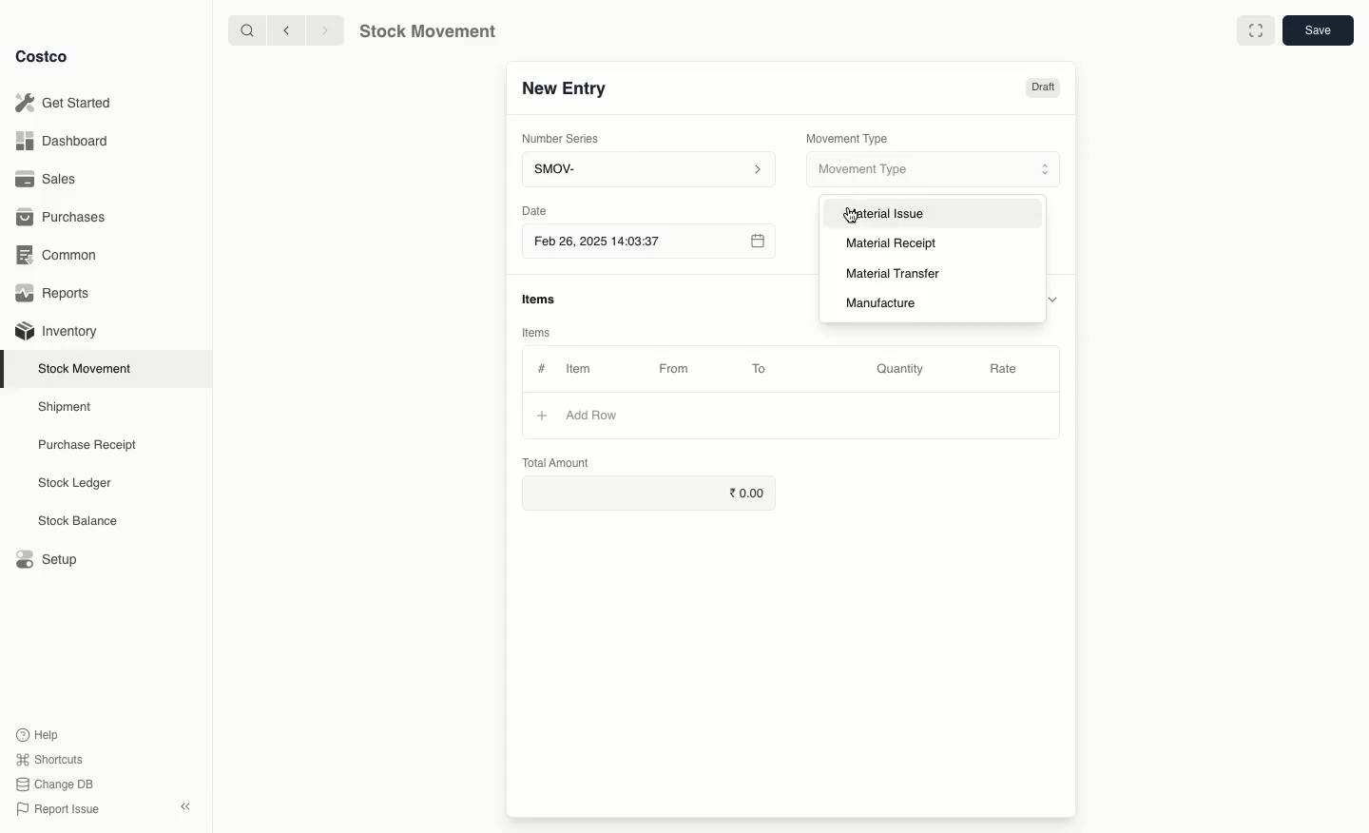 This screenshot has width=1369, height=833. Describe the element at coordinates (55, 785) in the screenshot. I see `Change DB` at that location.